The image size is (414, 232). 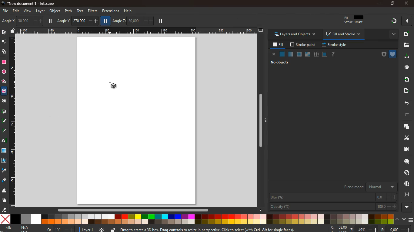 I want to click on file, so click(x=5, y=11).